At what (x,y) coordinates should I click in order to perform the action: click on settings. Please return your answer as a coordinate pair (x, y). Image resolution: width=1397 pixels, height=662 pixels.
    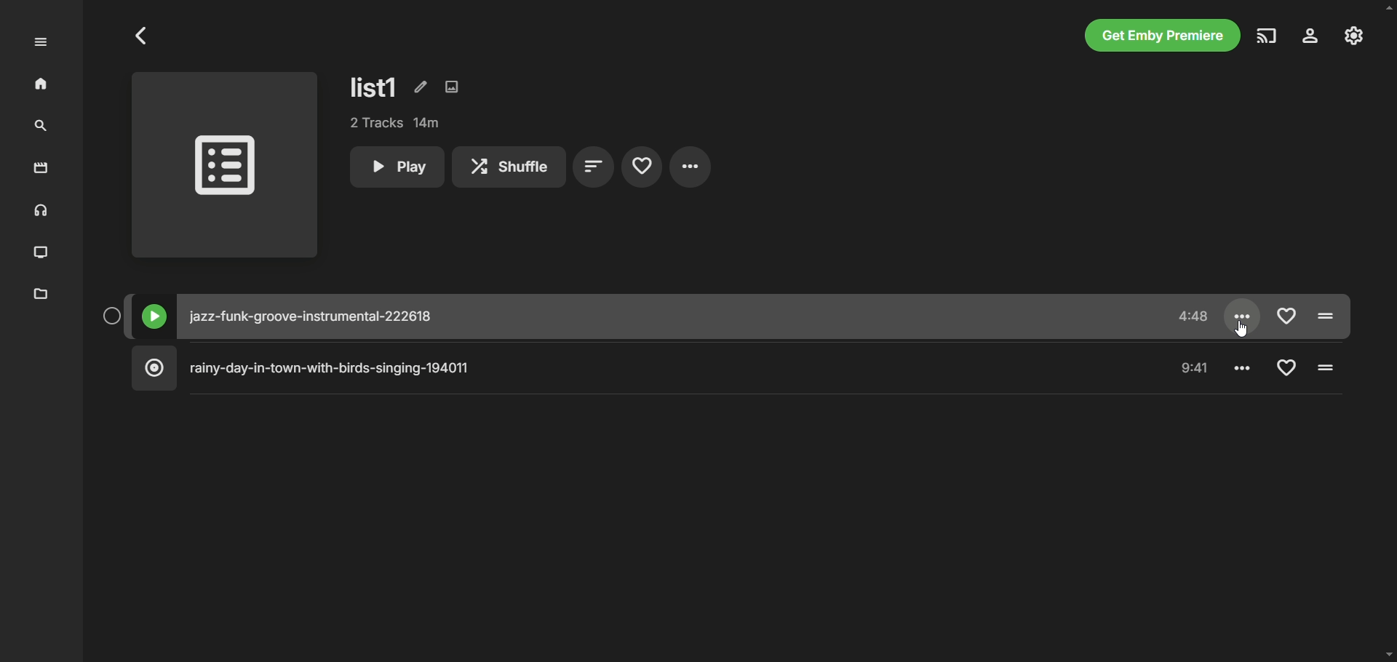
    Looking at the image, I should click on (1311, 36).